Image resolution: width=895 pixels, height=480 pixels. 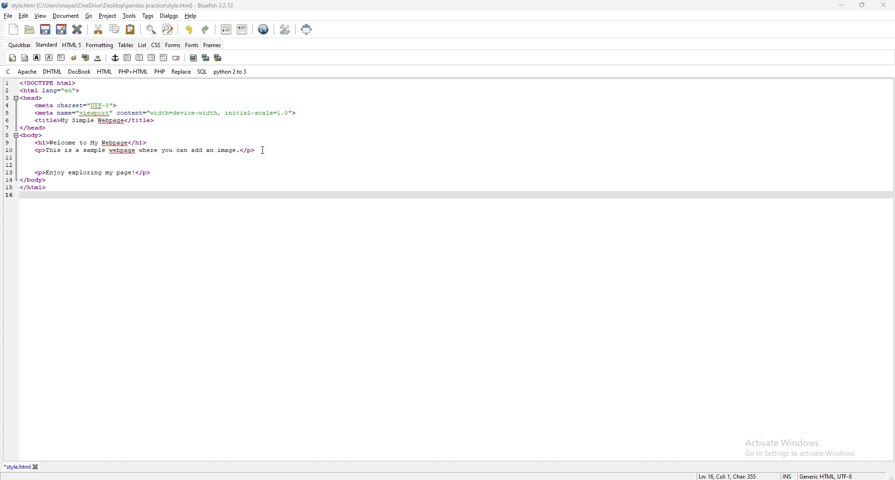 What do you see at coordinates (128, 58) in the screenshot?
I see `left justify` at bounding box center [128, 58].